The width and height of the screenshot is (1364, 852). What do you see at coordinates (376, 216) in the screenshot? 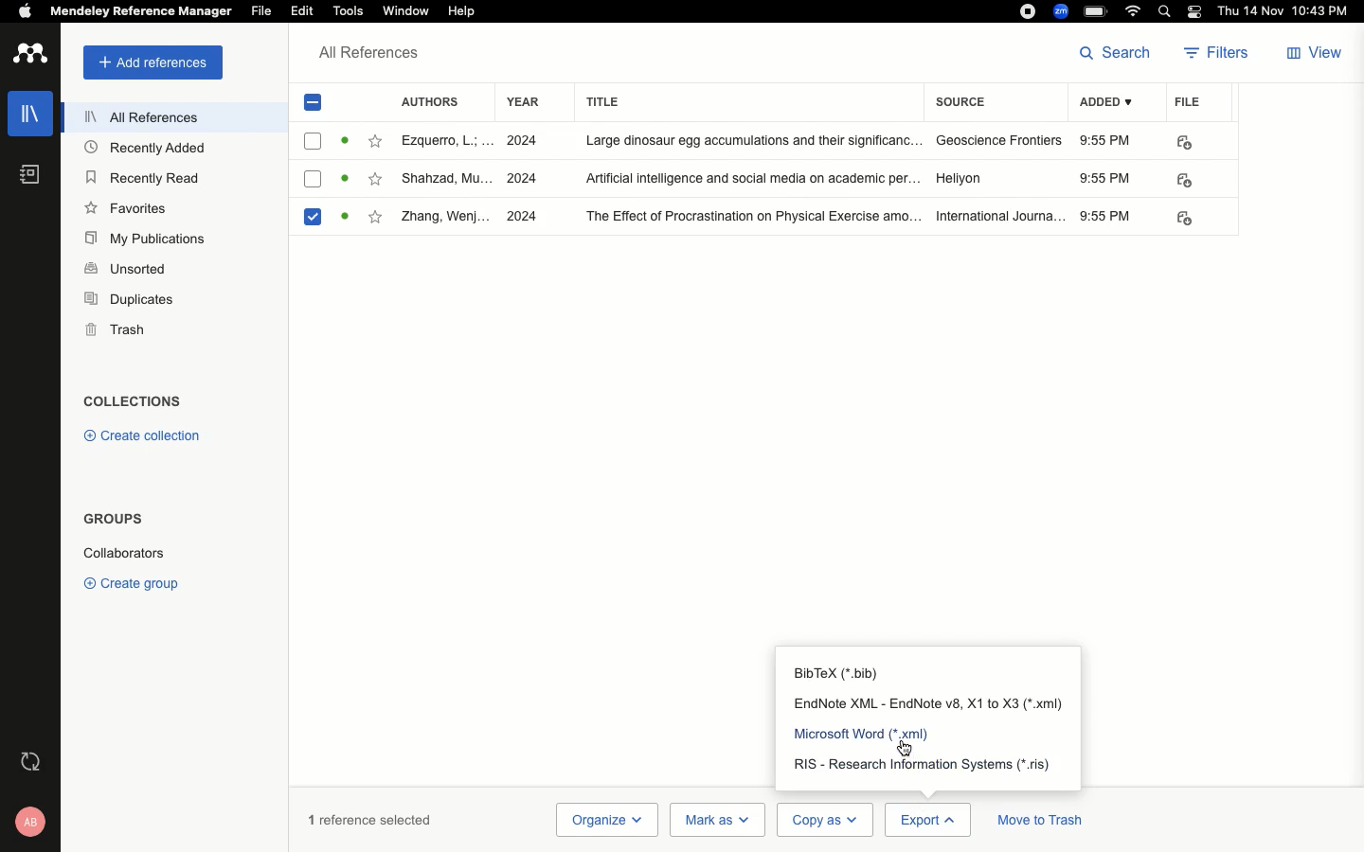
I see `favourite` at bounding box center [376, 216].